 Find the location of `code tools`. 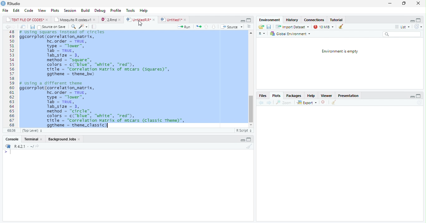

code tools is located at coordinates (83, 28).